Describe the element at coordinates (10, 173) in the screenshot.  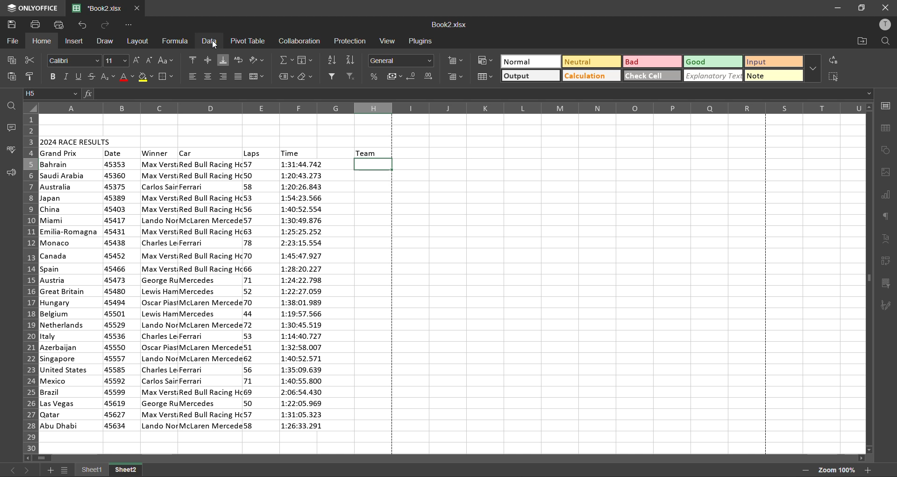
I see `feedback` at that location.